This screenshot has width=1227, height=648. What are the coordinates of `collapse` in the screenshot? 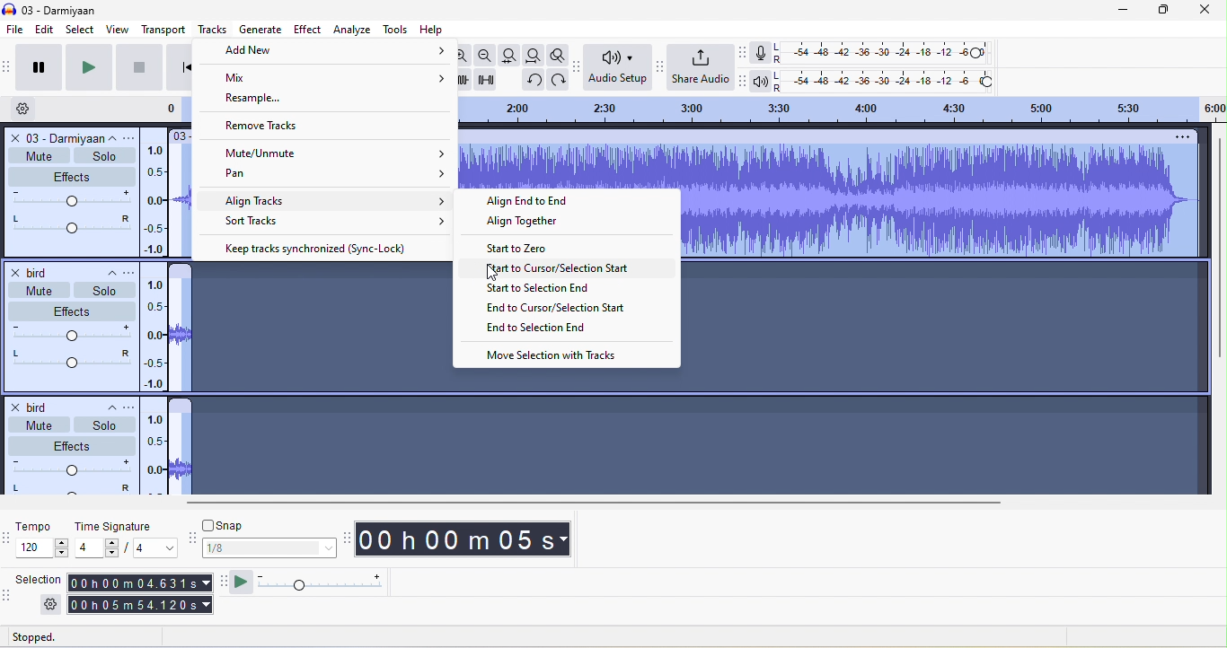 It's located at (105, 270).